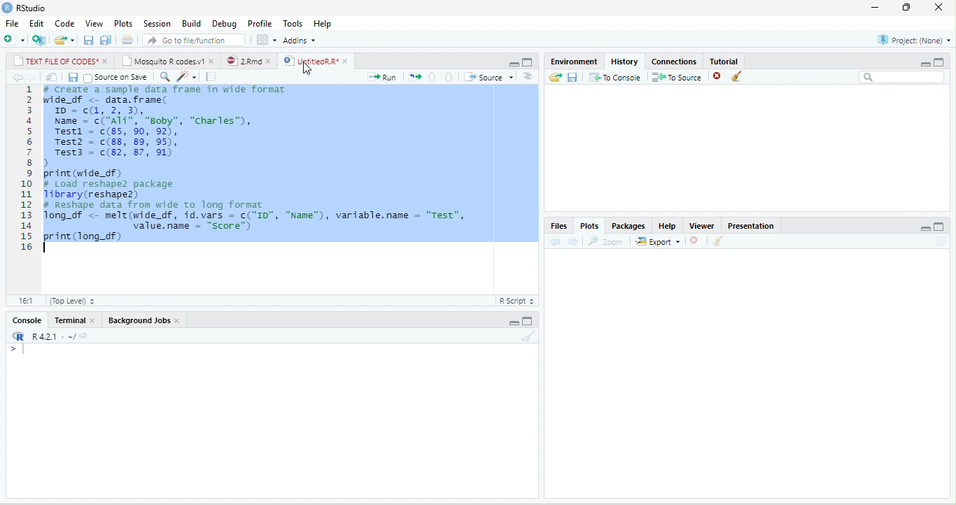 The width and height of the screenshot is (956, 505). What do you see at coordinates (874, 8) in the screenshot?
I see `minimize` at bounding box center [874, 8].